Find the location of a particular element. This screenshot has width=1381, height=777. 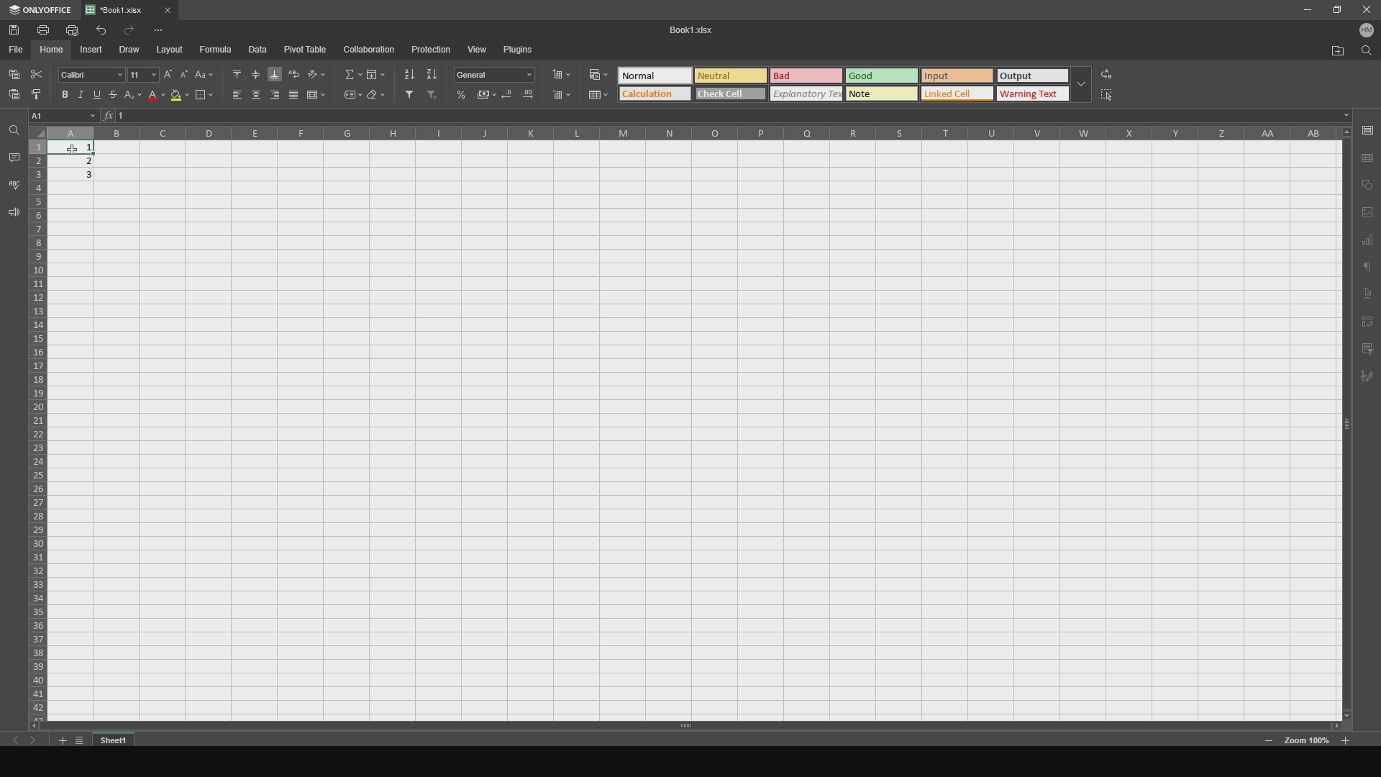

user is located at coordinates (1364, 33).